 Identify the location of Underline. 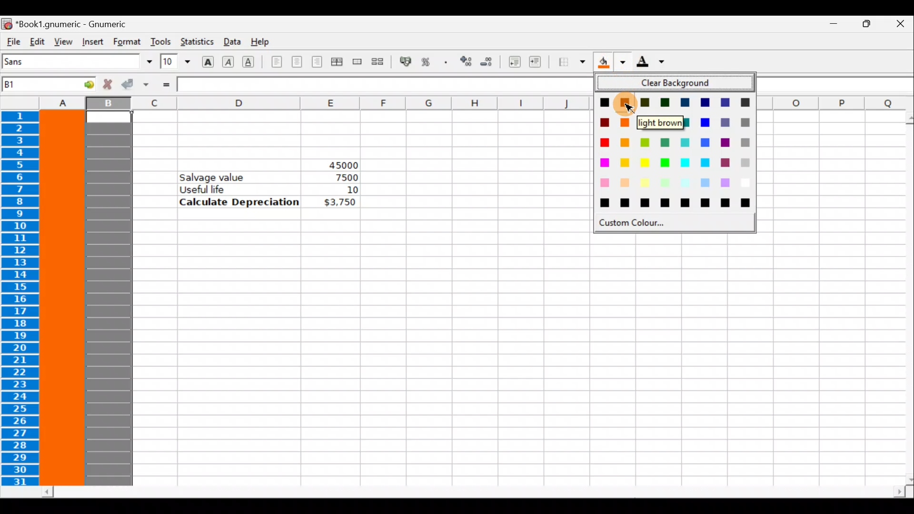
(252, 62).